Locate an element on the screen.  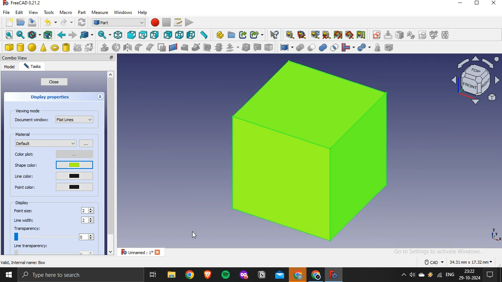
freecad is located at coordinates (333, 275).